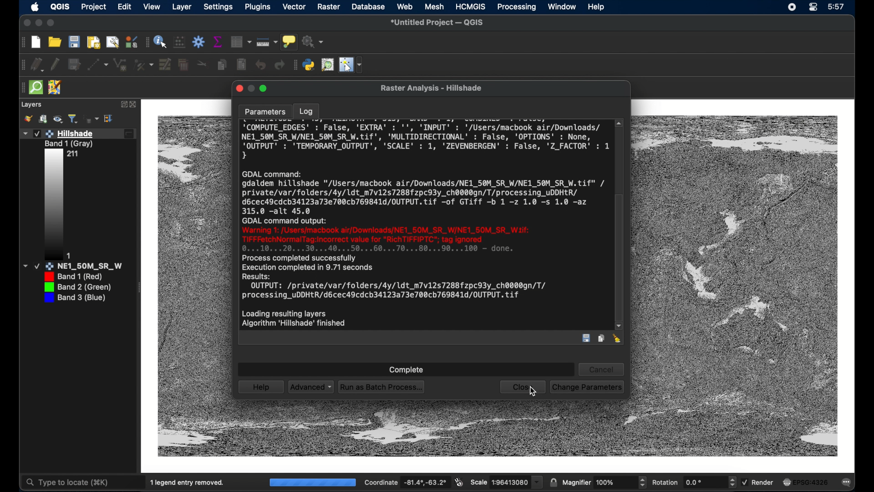 This screenshot has width=874, height=492. What do you see at coordinates (836, 6) in the screenshot?
I see `time` at bounding box center [836, 6].